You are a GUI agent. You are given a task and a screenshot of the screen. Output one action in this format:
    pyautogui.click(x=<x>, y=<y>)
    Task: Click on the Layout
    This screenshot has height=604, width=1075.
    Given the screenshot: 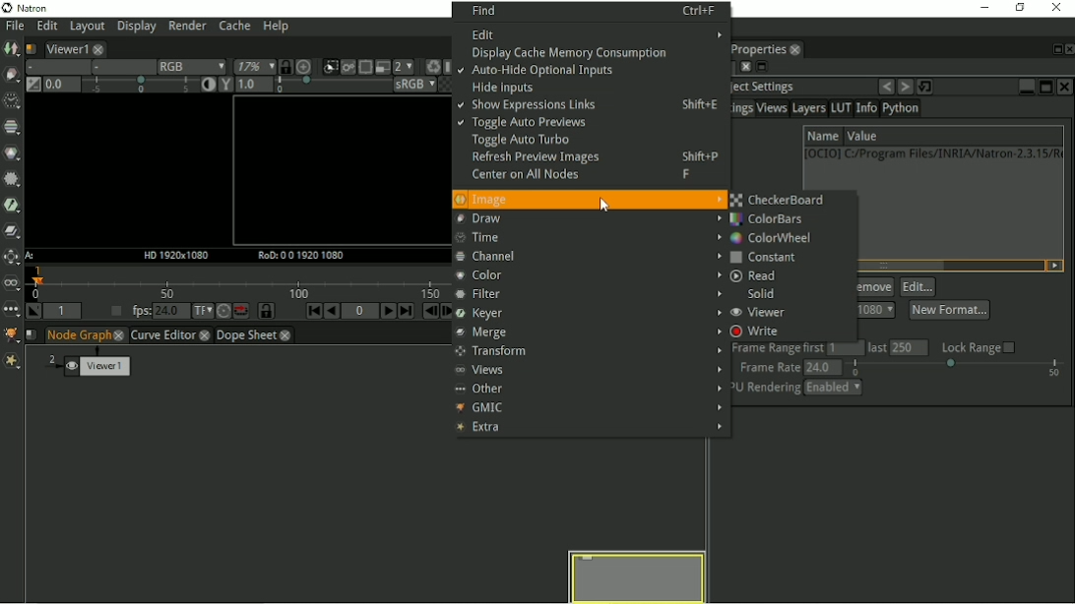 What is the action you would take?
    pyautogui.click(x=87, y=27)
    